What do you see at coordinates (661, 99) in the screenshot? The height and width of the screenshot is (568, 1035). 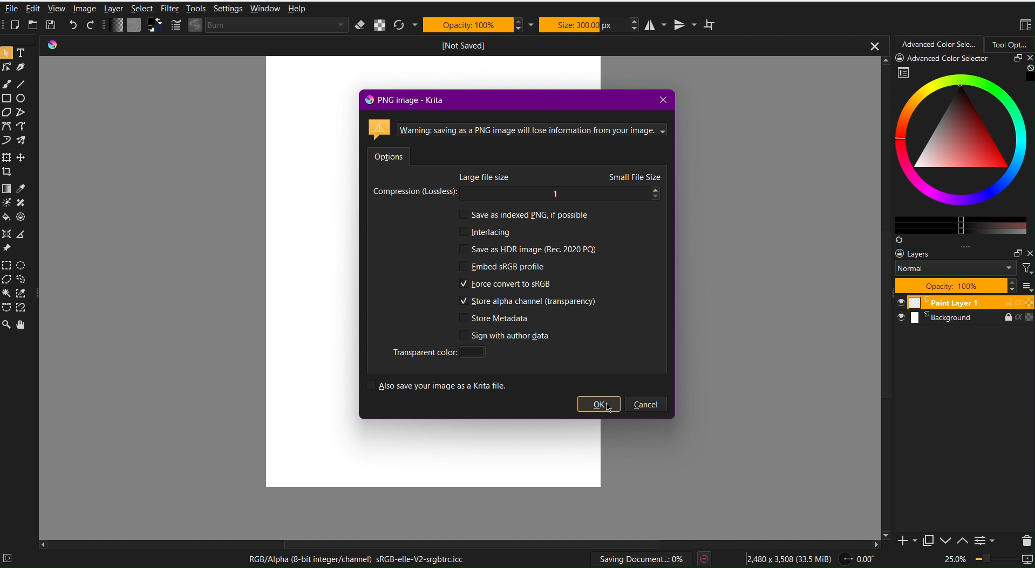 I see `Close` at bounding box center [661, 99].